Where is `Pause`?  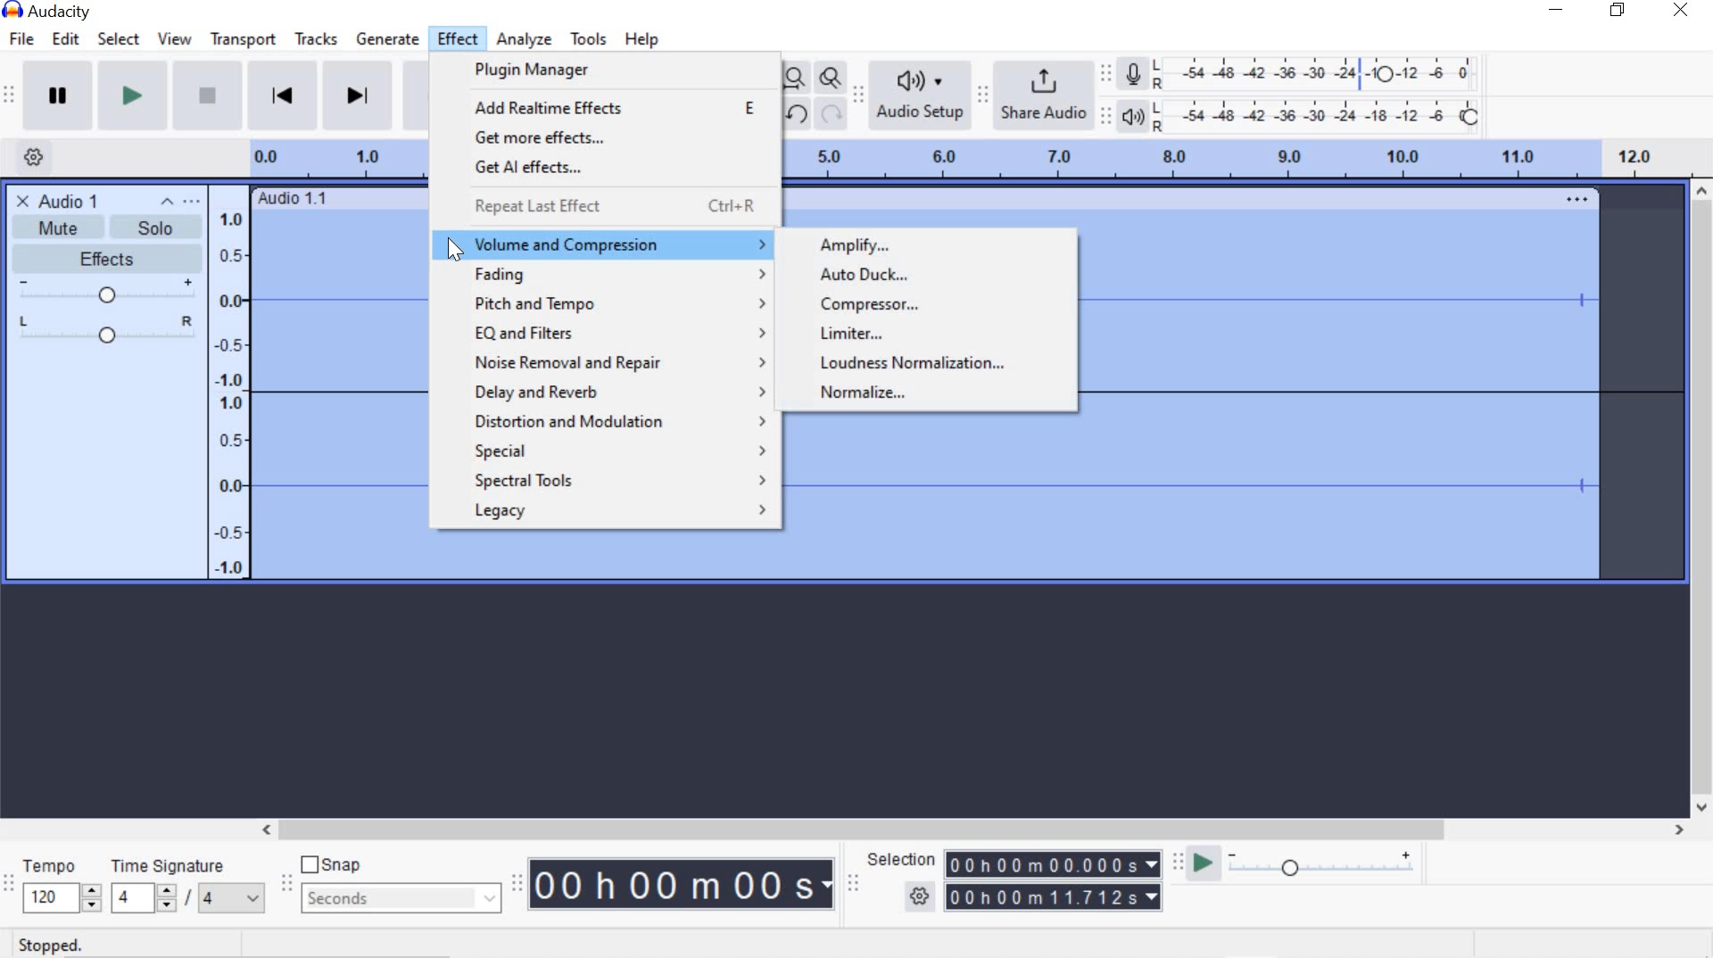 Pause is located at coordinates (59, 95).